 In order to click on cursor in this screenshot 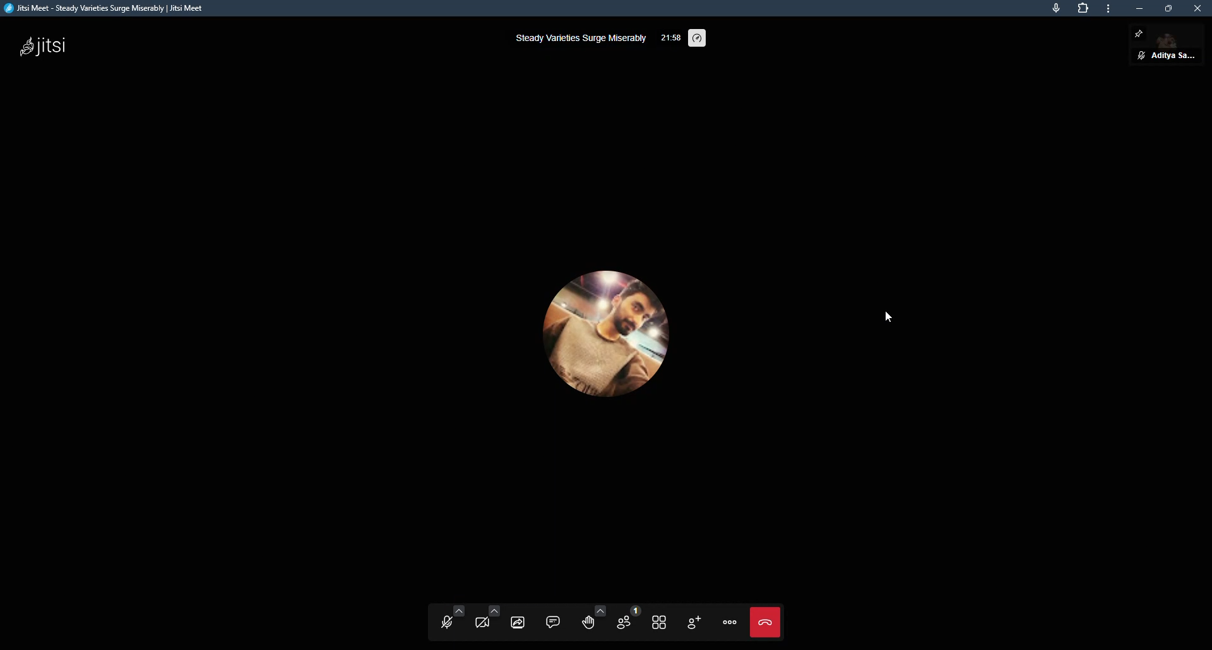, I will do `click(887, 316)`.